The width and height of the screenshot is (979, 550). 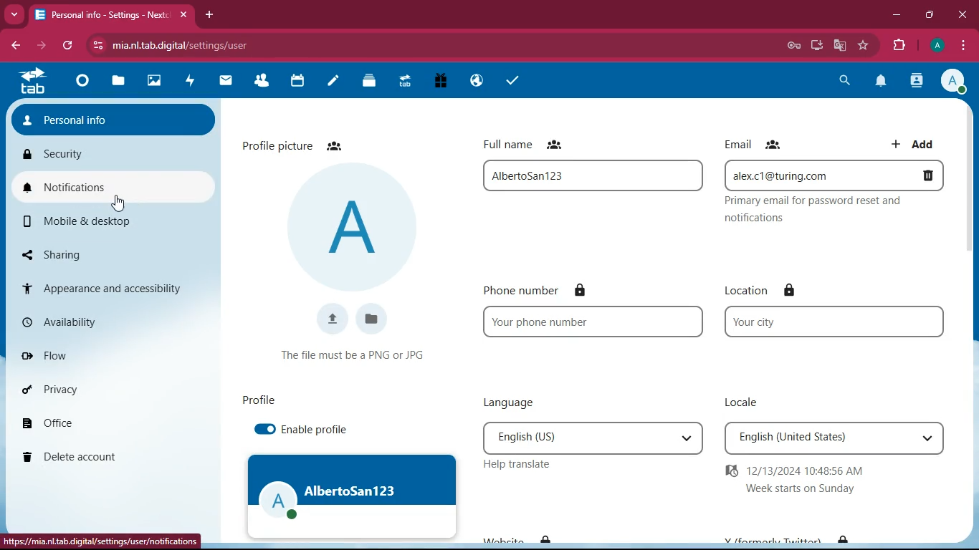 I want to click on contacts, so click(x=915, y=82).